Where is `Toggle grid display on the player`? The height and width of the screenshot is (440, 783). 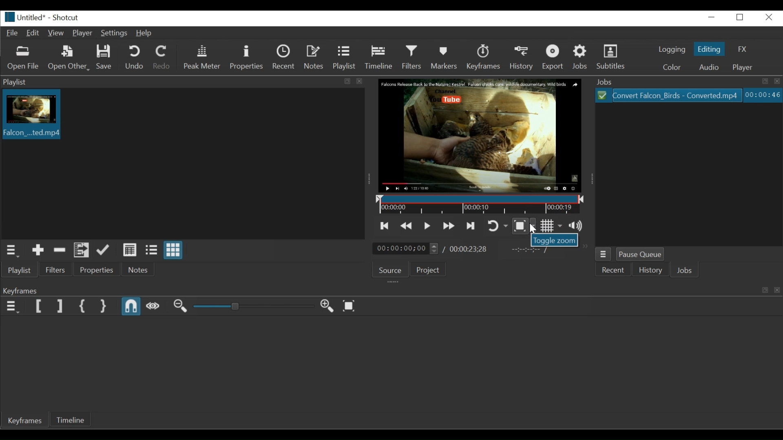 Toggle grid display on the player is located at coordinates (553, 225).